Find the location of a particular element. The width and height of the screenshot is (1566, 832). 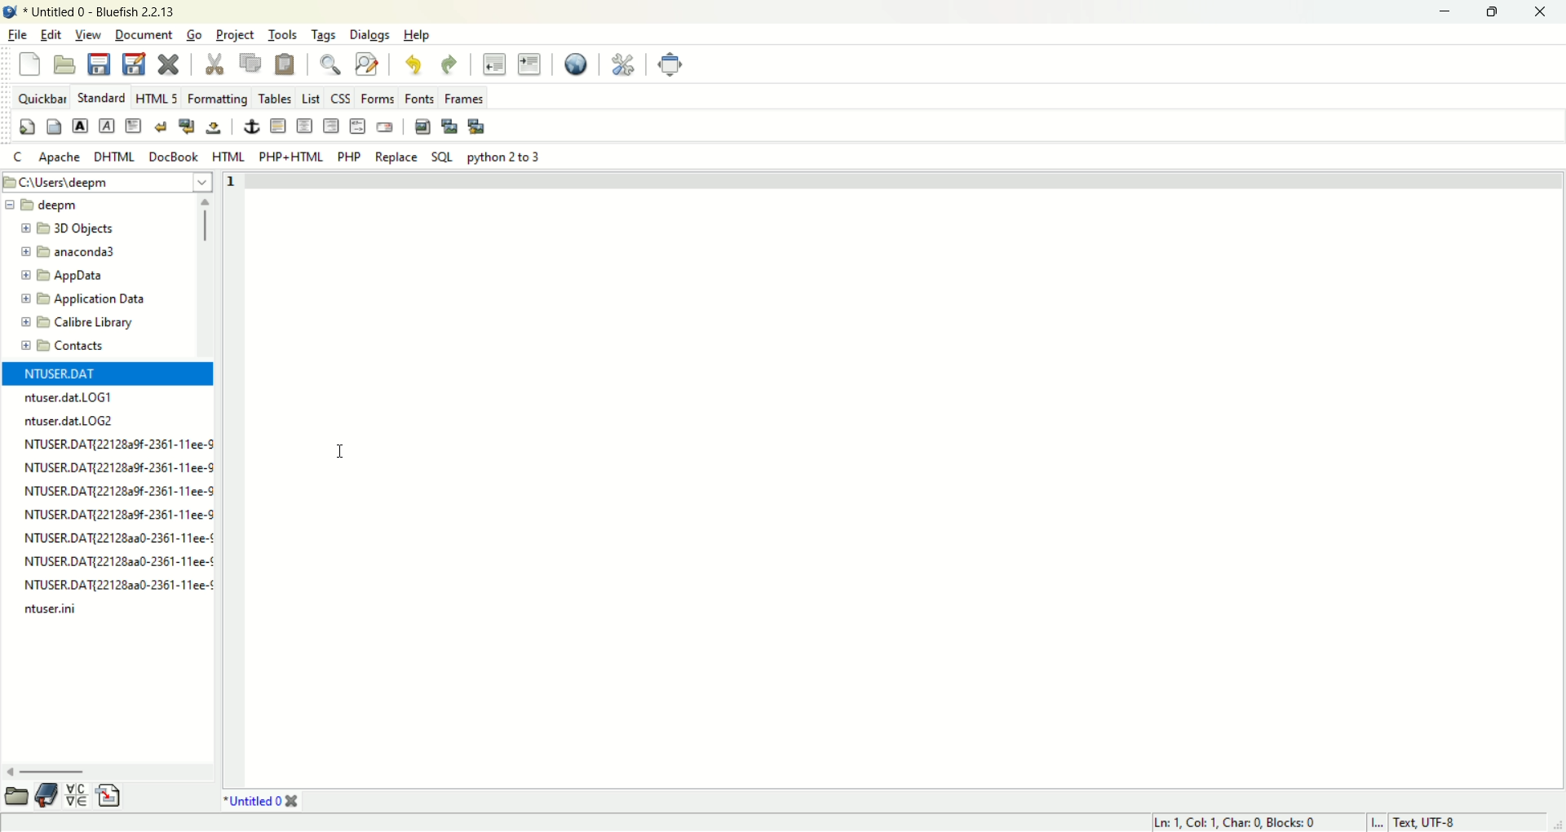

NTUSER.DATI22128aa30-2361-11ee-¢ is located at coordinates (118, 559).